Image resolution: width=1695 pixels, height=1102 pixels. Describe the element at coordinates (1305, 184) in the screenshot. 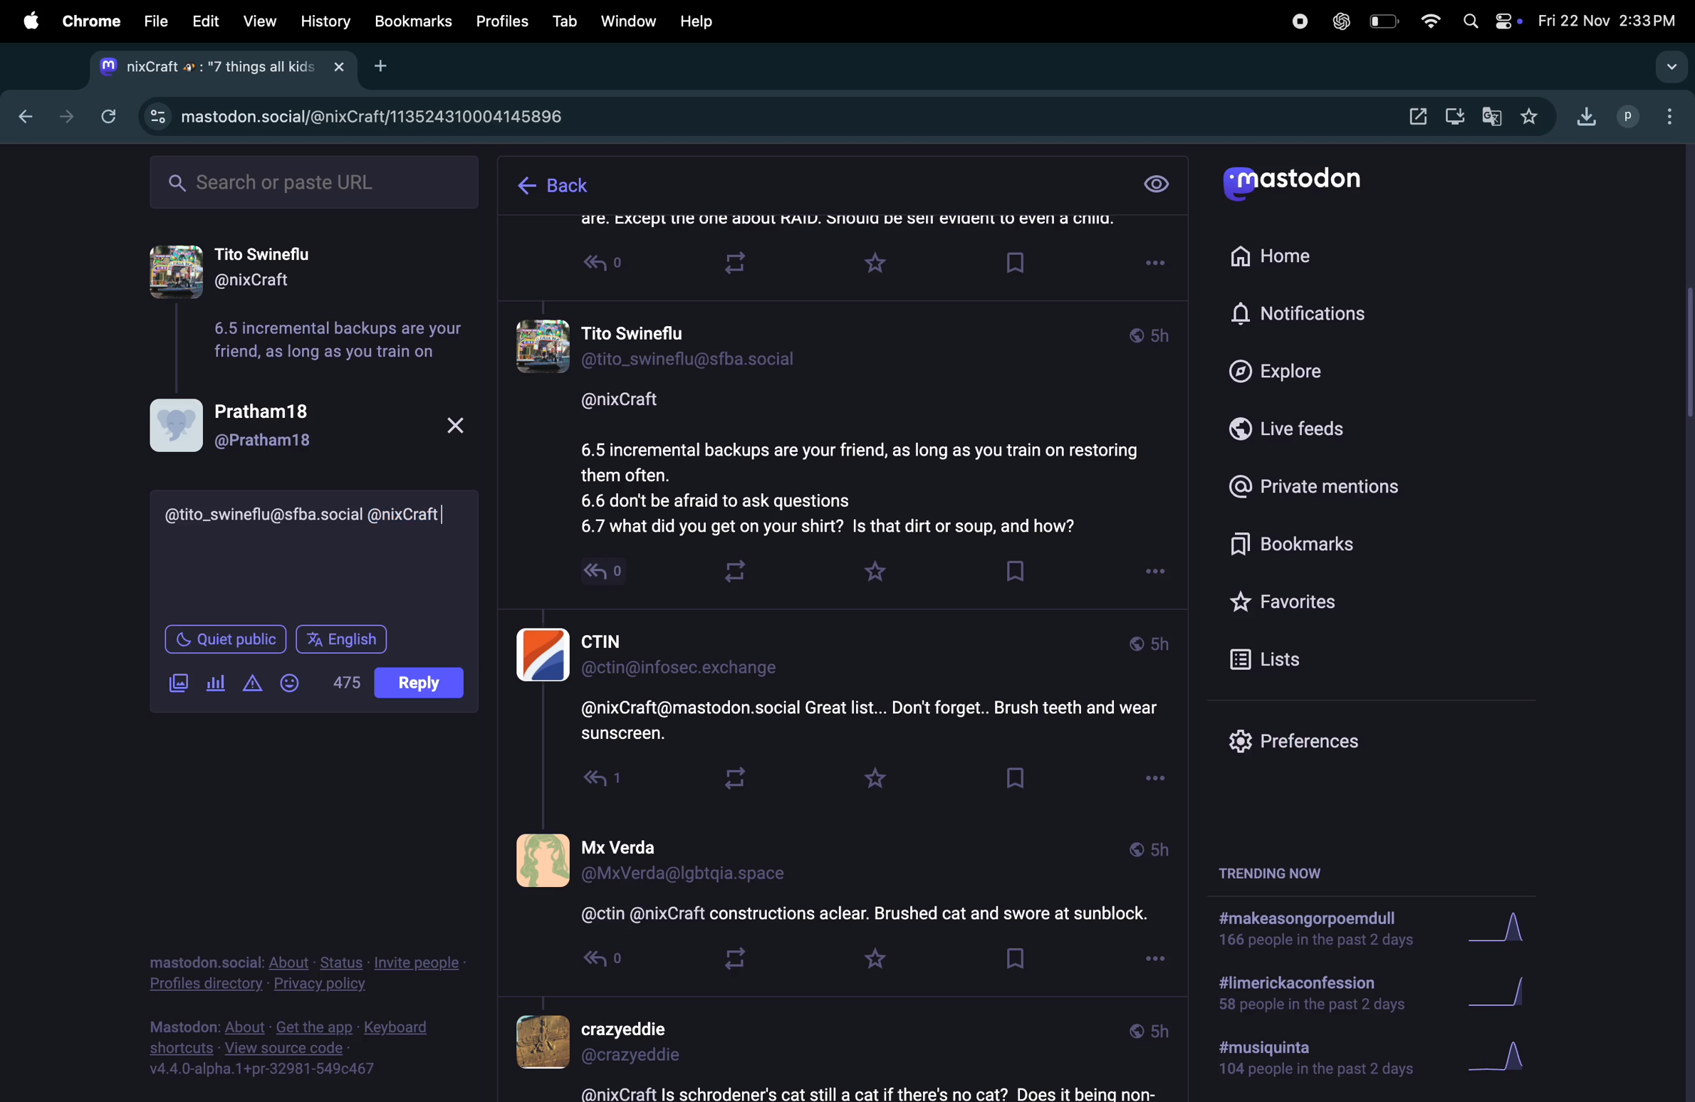

I see `mastodon logo` at that location.